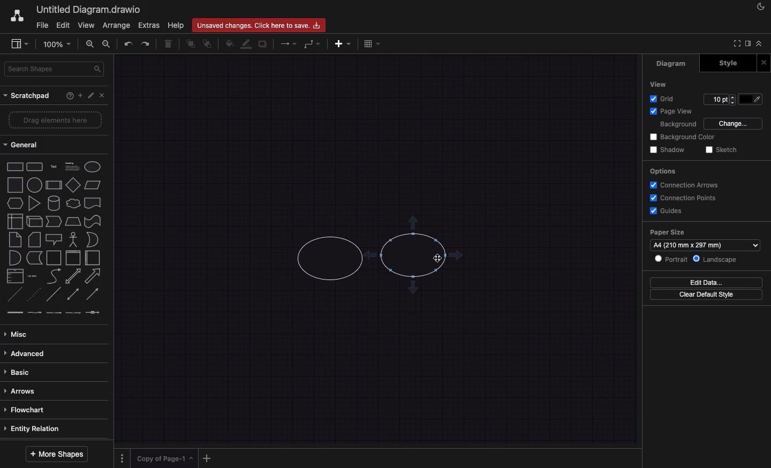 This screenshot has height=468, width=771. Describe the element at coordinates (287, 44) in the screenshot. I see `connection` at that location.